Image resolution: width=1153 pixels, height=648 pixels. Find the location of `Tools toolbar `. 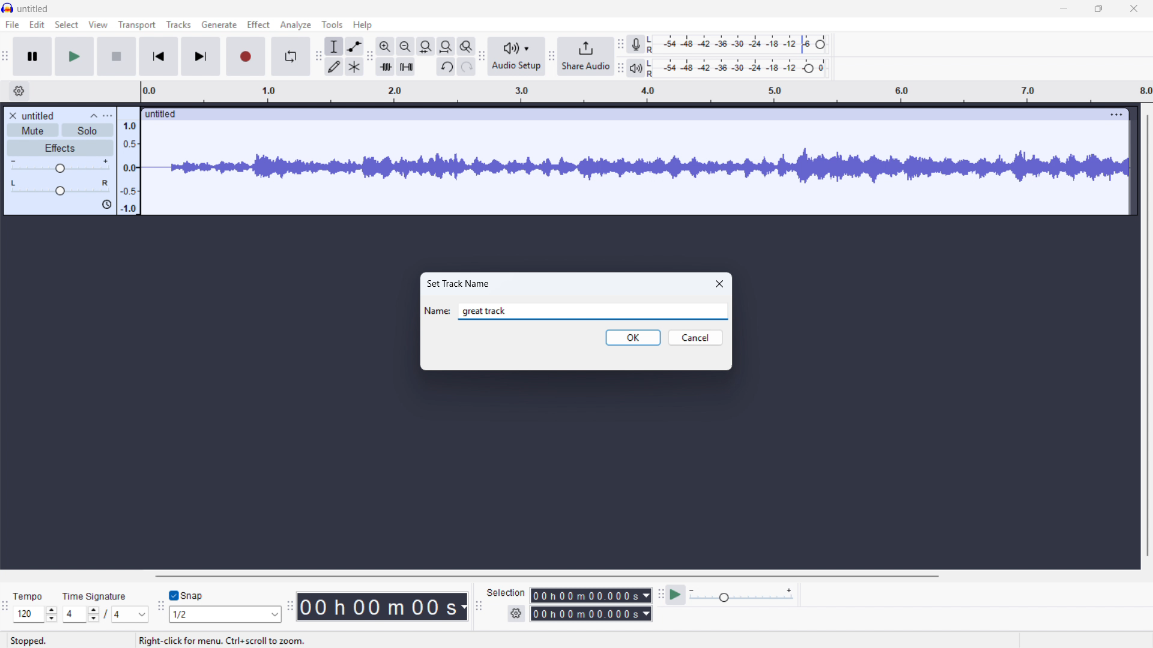

Tools toolbar  is located at coordinates (316, 56).